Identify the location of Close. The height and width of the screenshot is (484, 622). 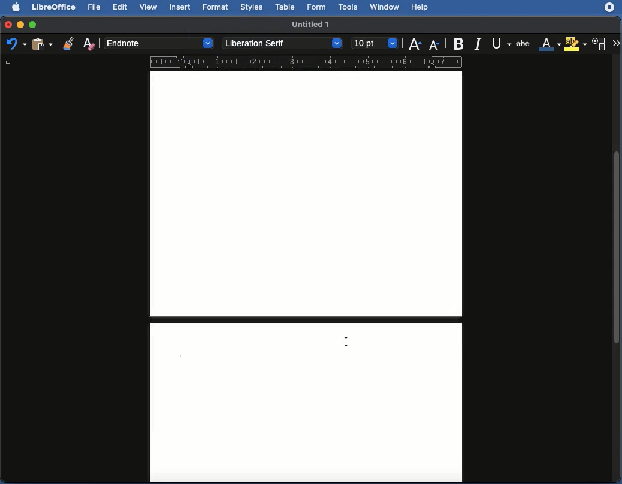
(6, 25).